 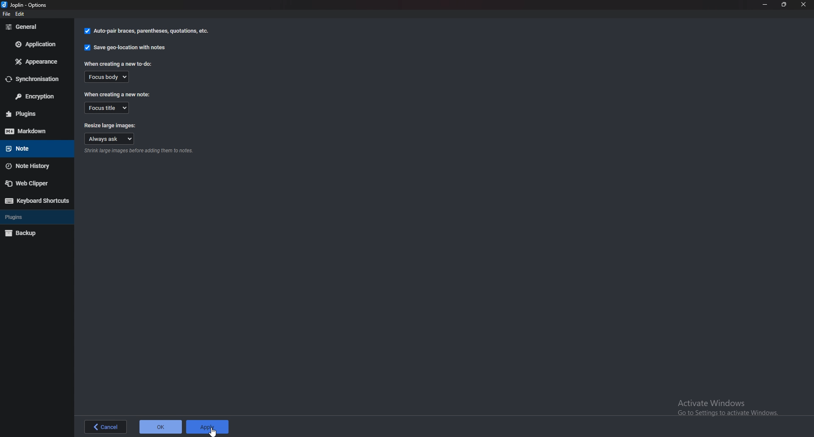 I want to click on back, so click(x=105, y=428).